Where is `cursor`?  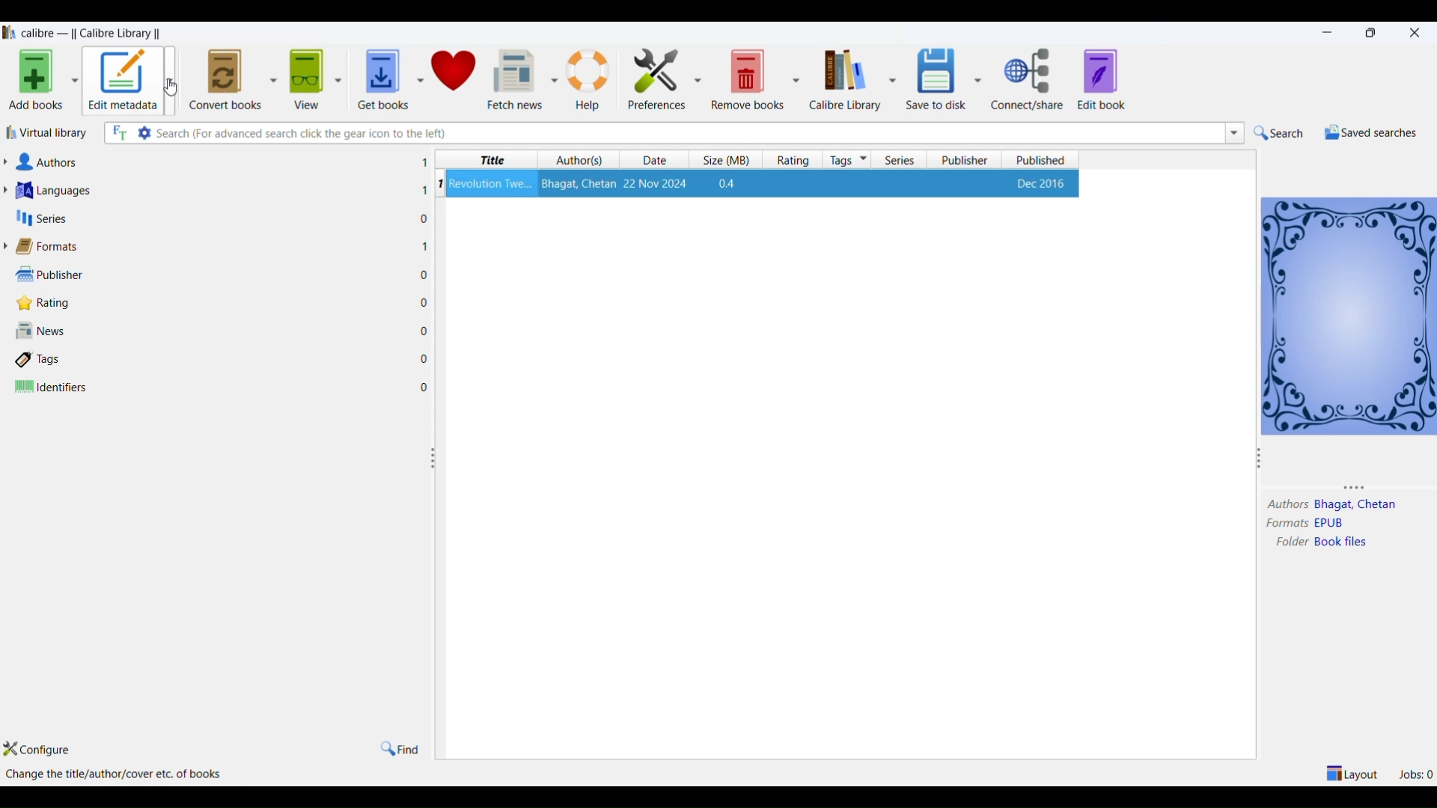 cursor is located at coordinates (174, 88).